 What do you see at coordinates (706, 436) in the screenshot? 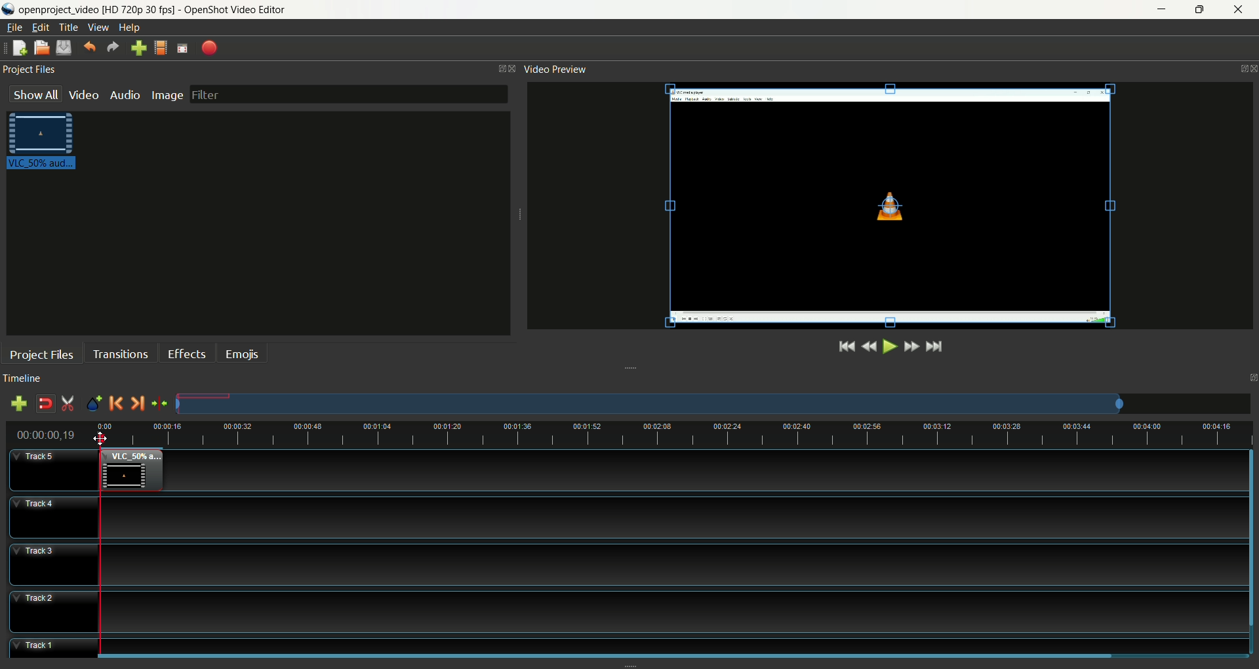
I see `zoom factor` at bounding box center [706, 436].